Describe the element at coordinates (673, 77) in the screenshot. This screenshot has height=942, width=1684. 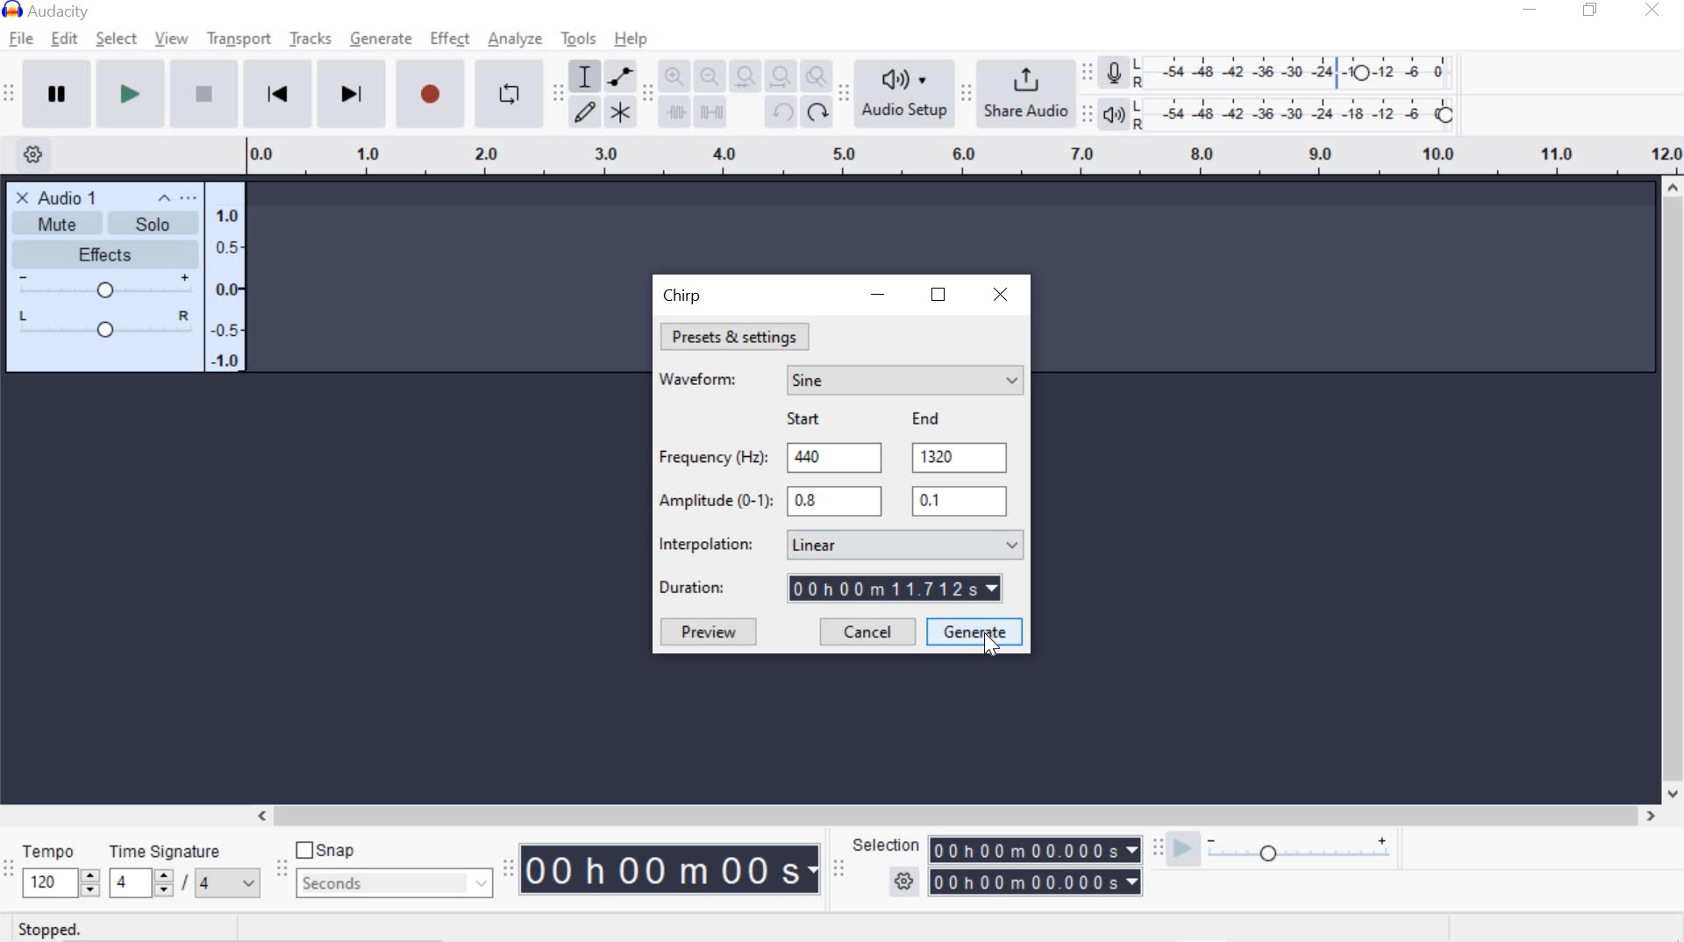
I see `Zoom In` at that location.